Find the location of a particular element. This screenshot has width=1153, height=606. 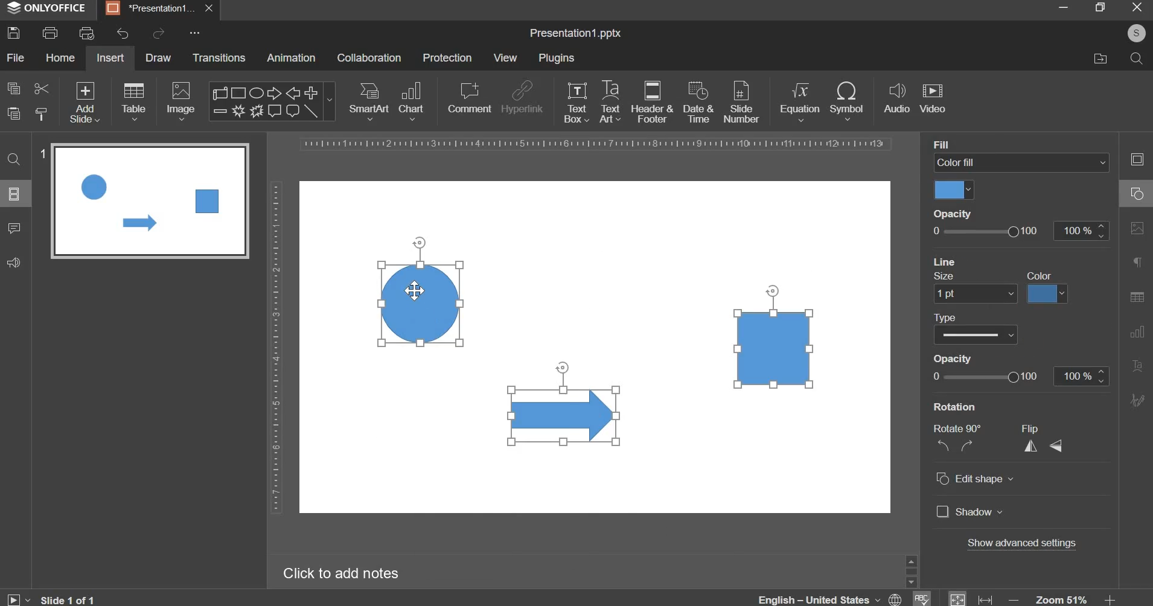

color is located at coordinates (1043, 275).